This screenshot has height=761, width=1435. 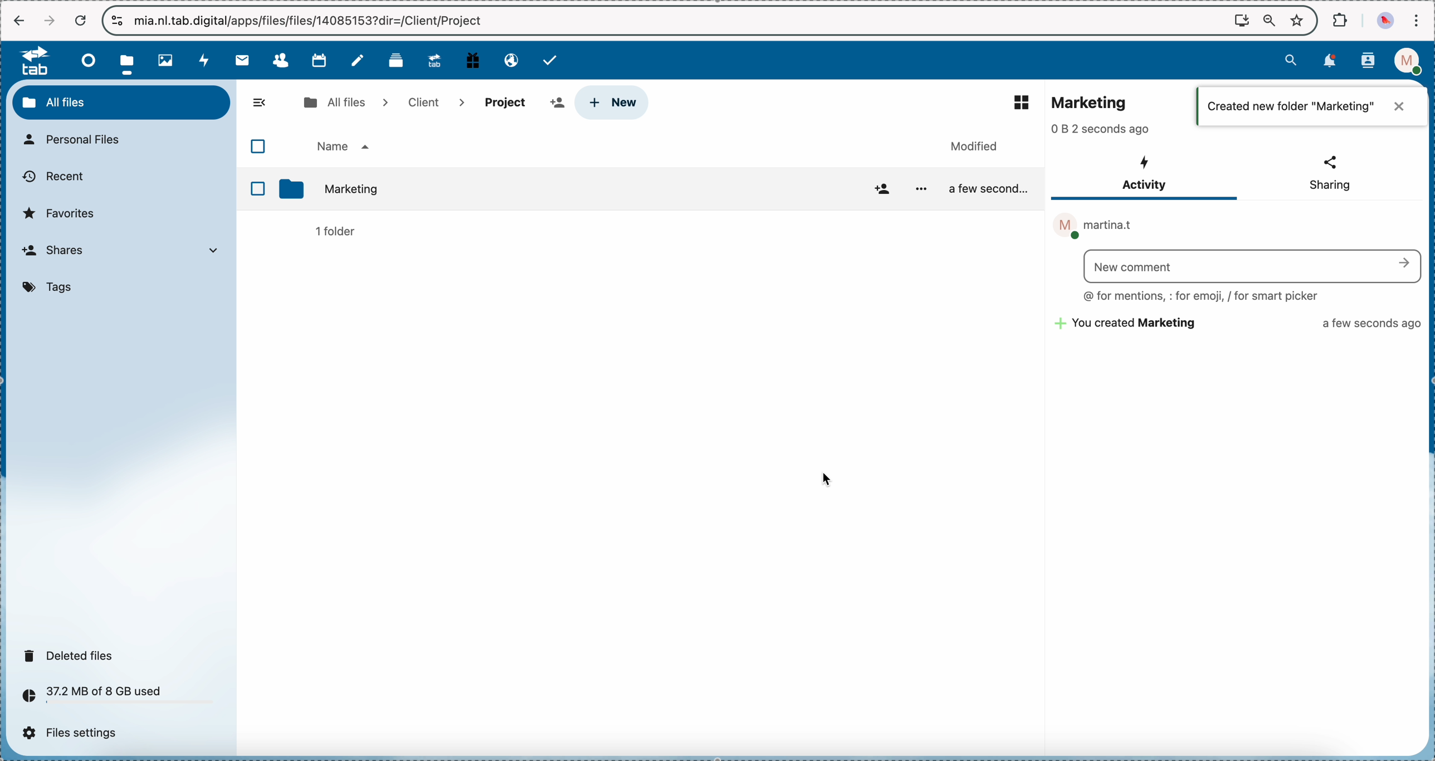 I want to click on checkbox, so click(x=260, y=148).